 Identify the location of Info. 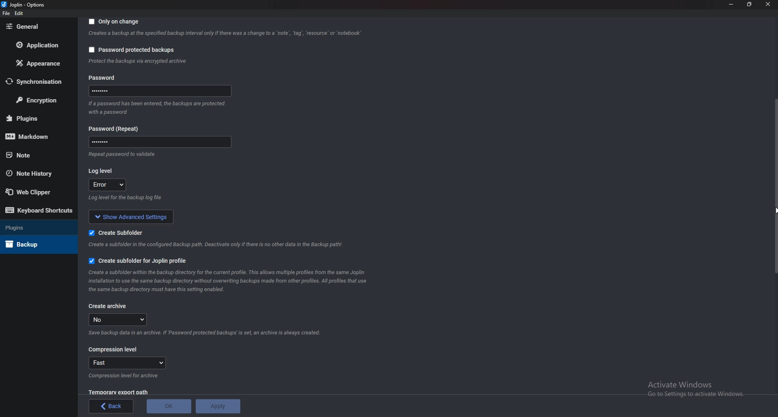
(120, 154).